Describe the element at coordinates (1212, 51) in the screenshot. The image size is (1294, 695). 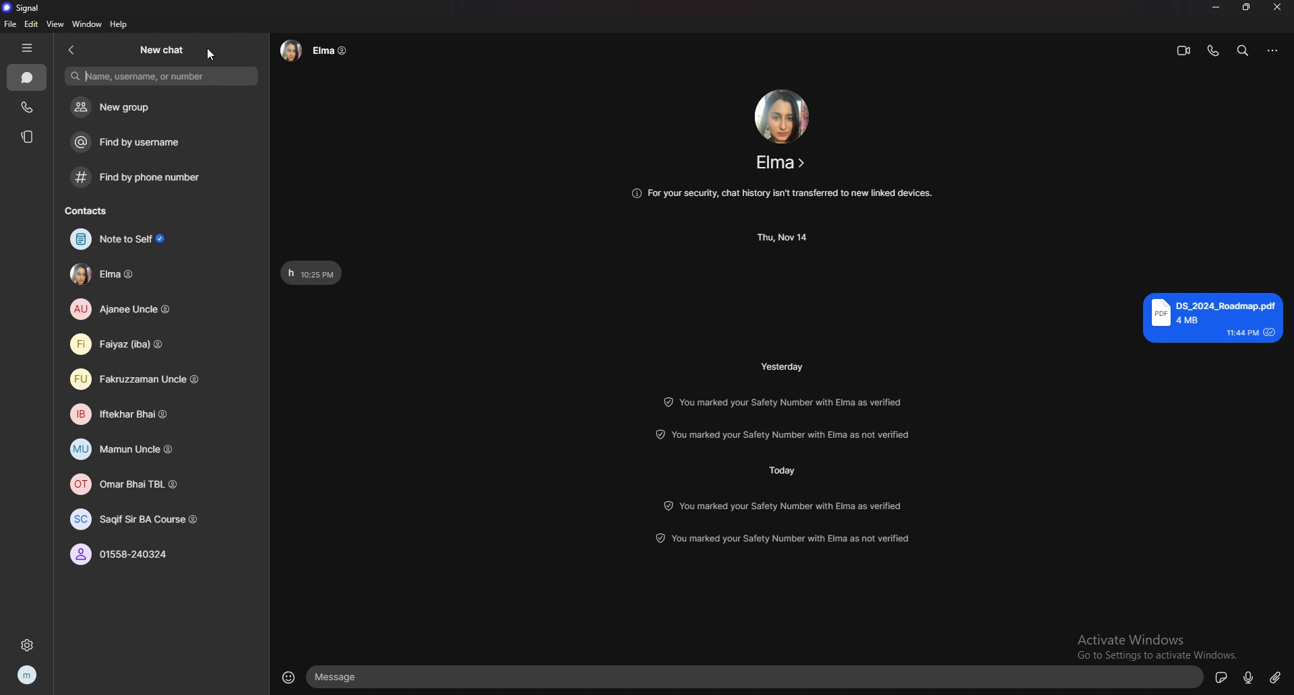
I see `voice call` at that location.